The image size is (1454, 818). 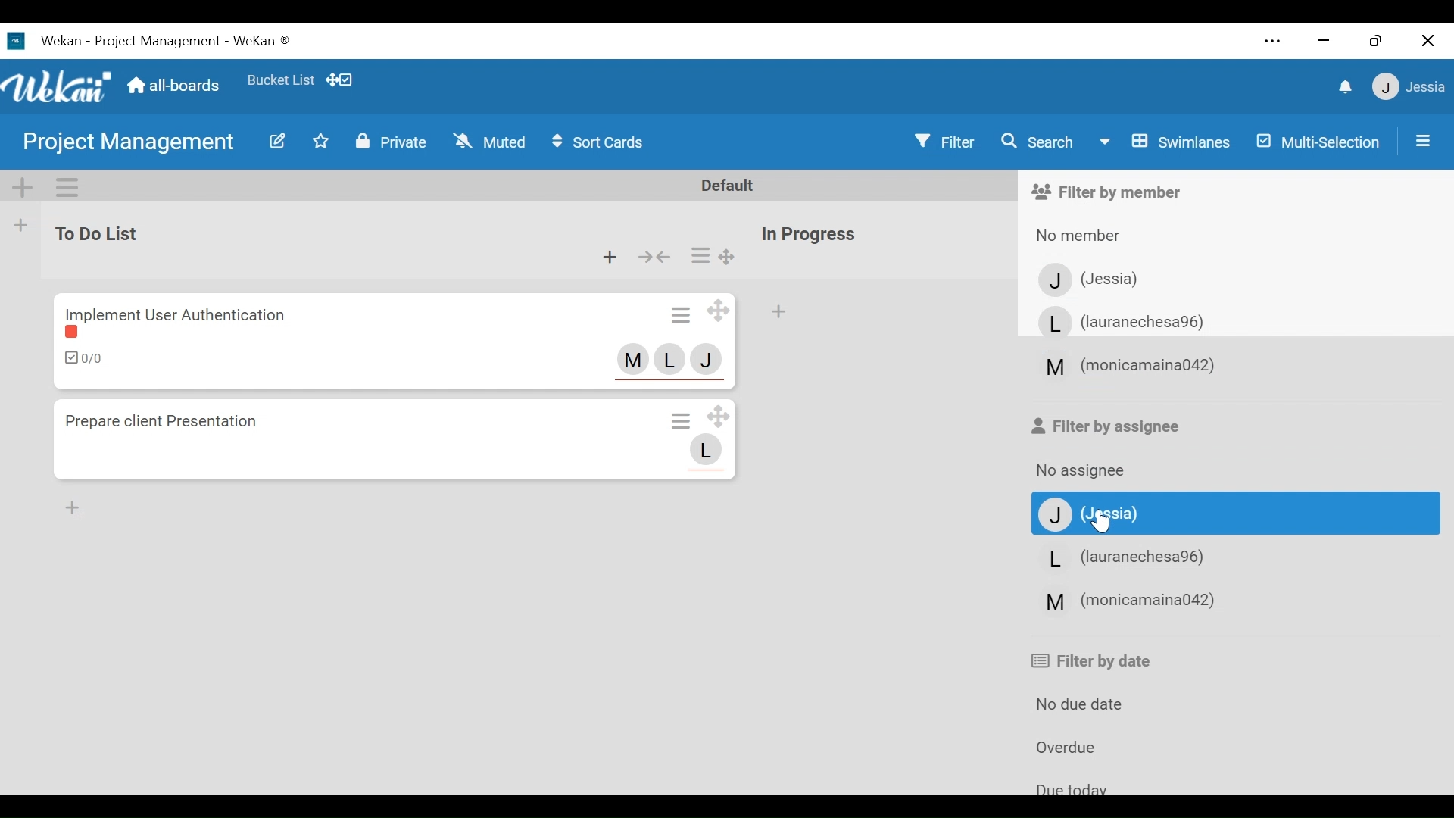 I want to click on label, so click(x=71, y=334).